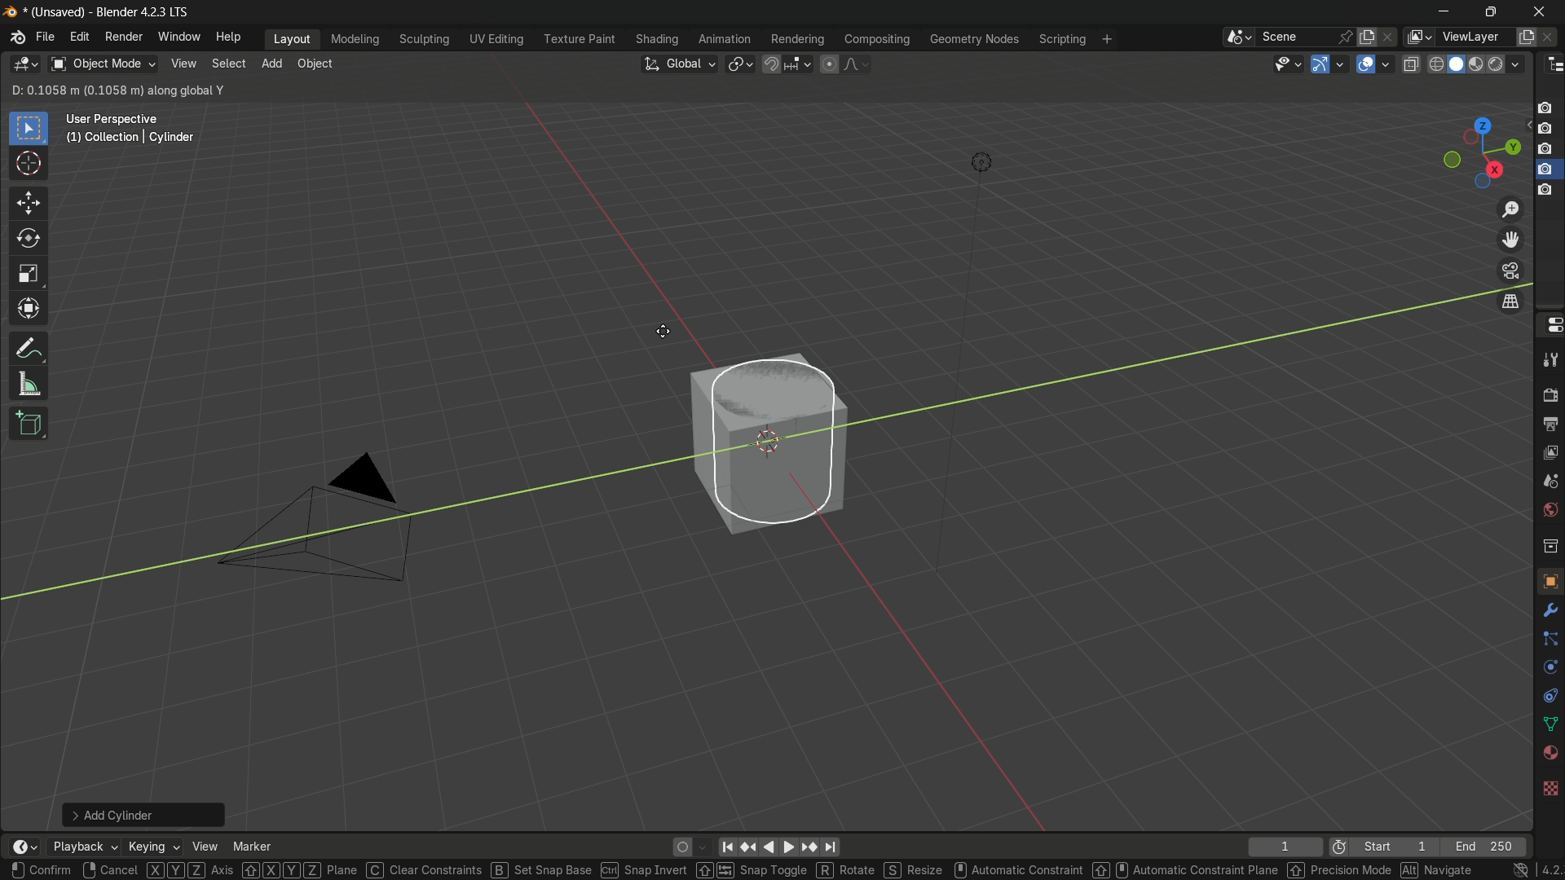  I want to click on rendering menu, so click(797, 40).